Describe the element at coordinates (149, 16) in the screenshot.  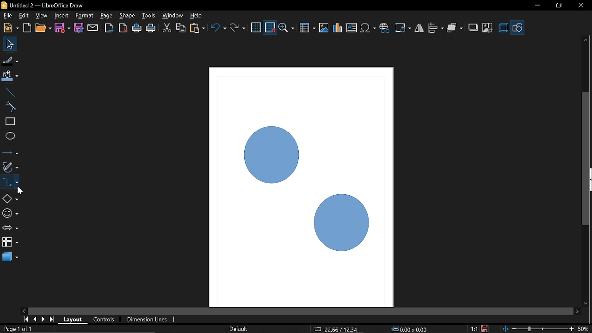
I see `Tools` at that location.